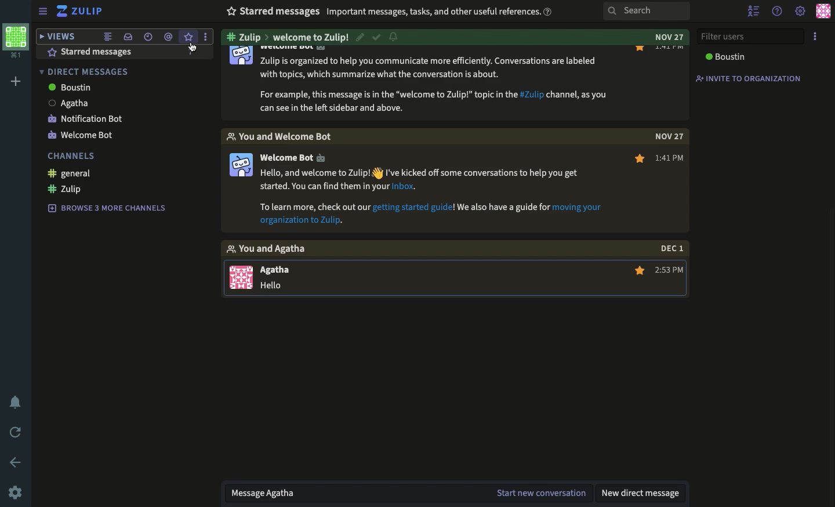  I want to click on message Agatha, so click(268, 492).